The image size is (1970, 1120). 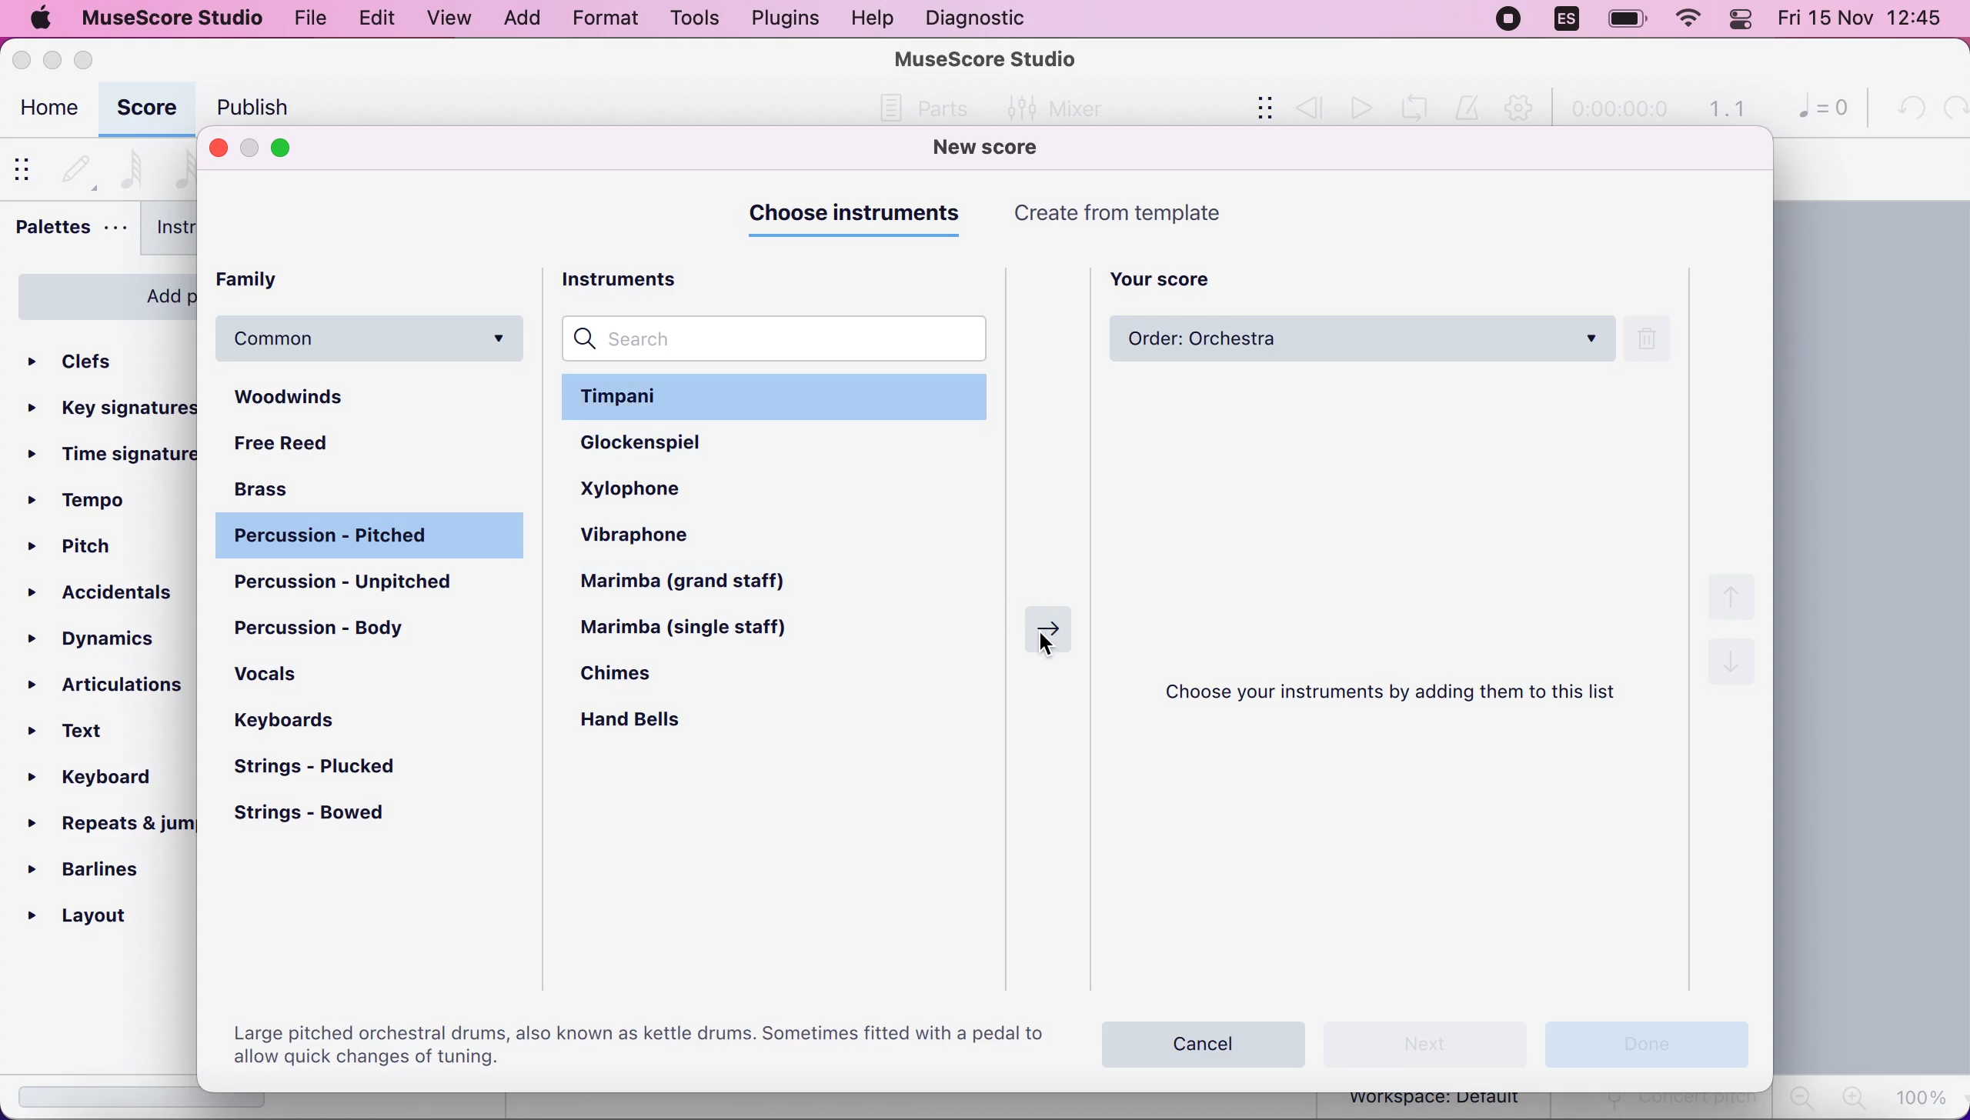 I want to click on delete, so click(x=1658, y=339).